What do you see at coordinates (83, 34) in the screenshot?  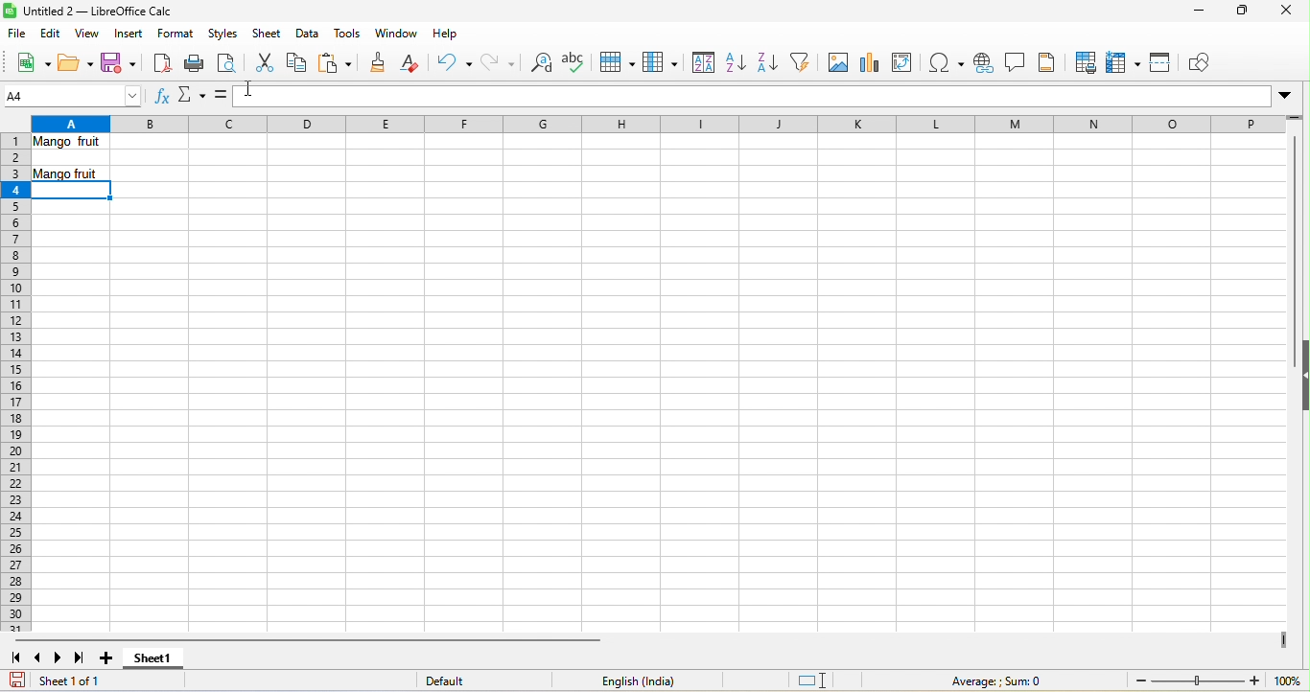 I see `view` at bounding box center [83, 34].